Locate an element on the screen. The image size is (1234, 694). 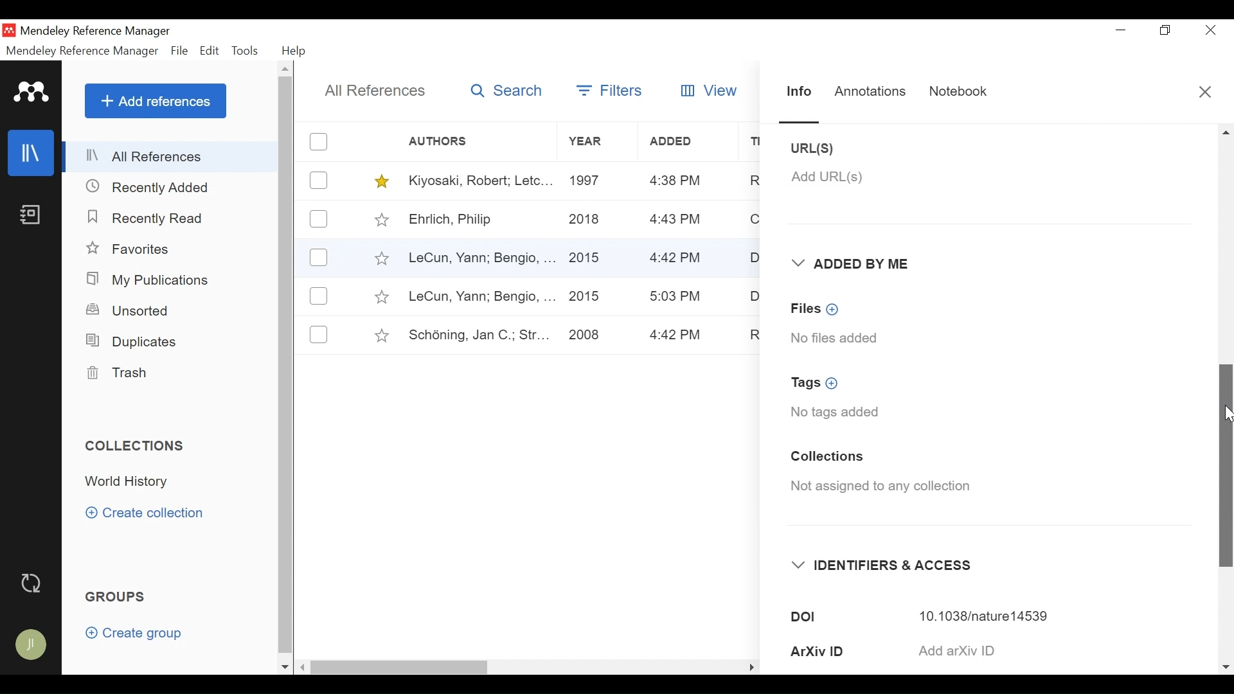
LeCun, Yann; Bengio is located at coordinates (481, 297).